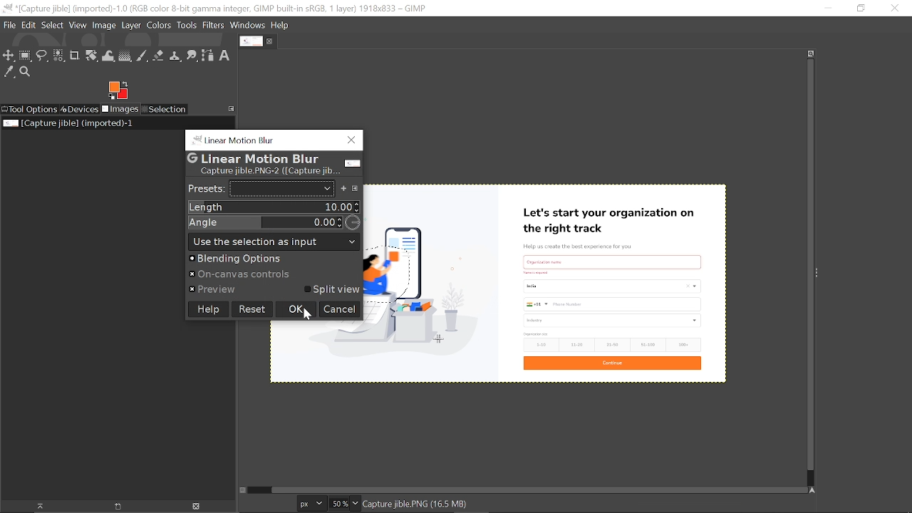 This screenshot has height=513, width=912. I want to click on Colors, so click(158, 26).